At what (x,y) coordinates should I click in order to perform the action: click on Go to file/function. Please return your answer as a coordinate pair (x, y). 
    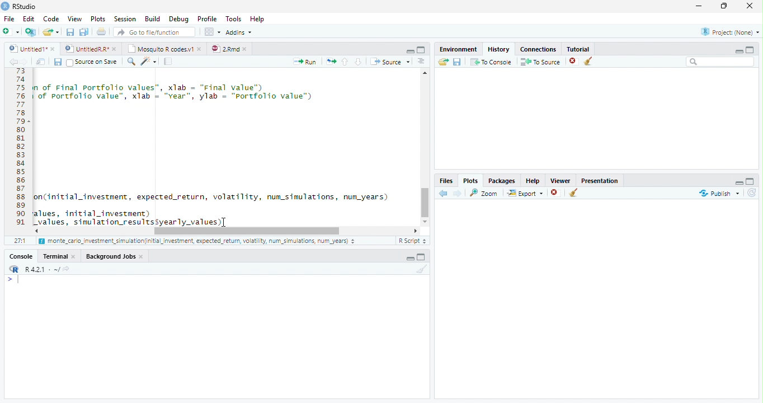
    Looking at the image, I should click on (153, 32).